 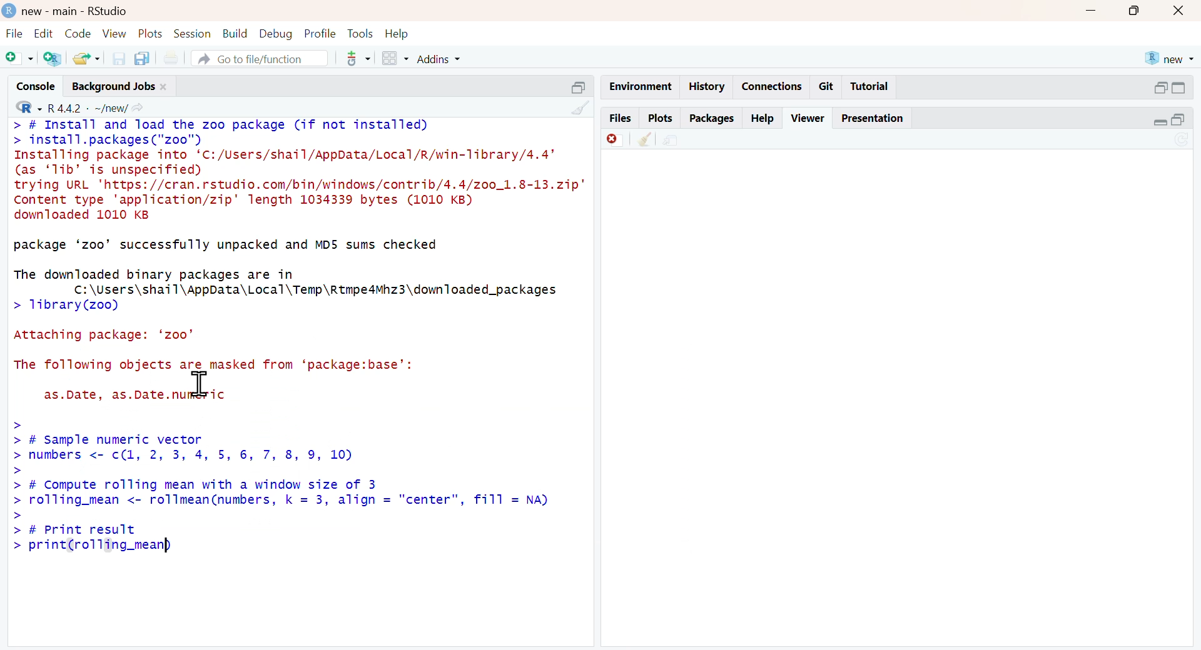 I want to click on enviornment, so click(x=639, y=86).